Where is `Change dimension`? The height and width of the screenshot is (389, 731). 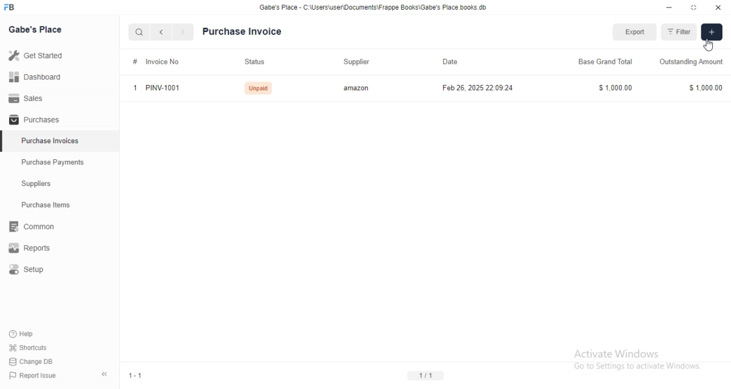
Change dimension is located at coordinates (694, 7).